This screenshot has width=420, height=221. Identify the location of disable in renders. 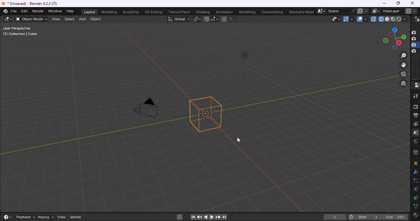
(414, 39).